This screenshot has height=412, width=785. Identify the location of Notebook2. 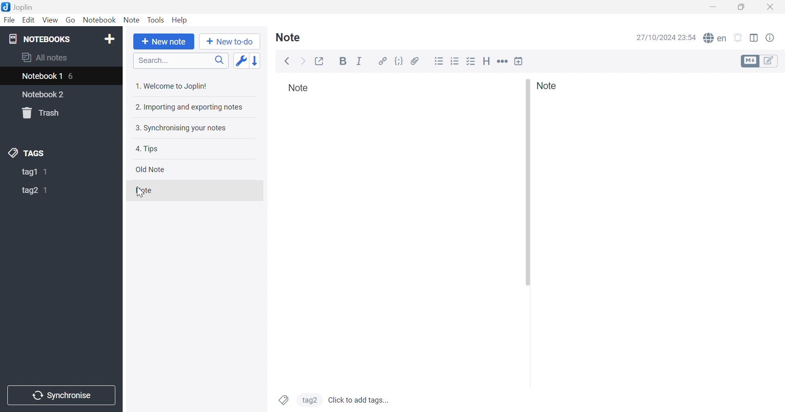
(43, 94).